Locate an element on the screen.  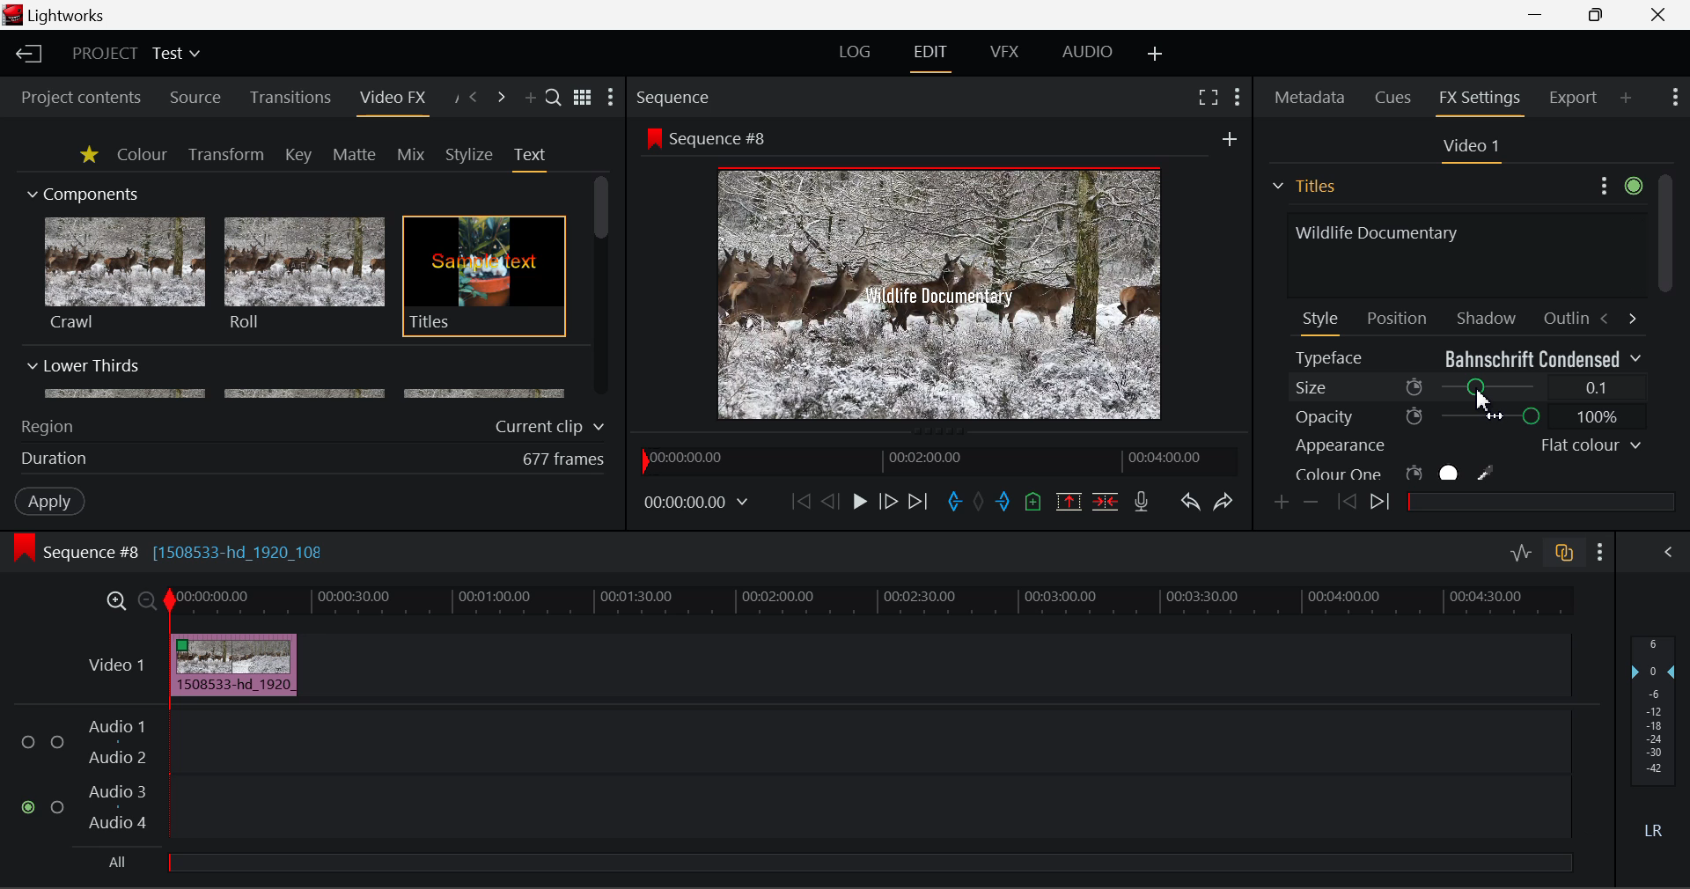
Video 1 is located at coordinates (119, 665).